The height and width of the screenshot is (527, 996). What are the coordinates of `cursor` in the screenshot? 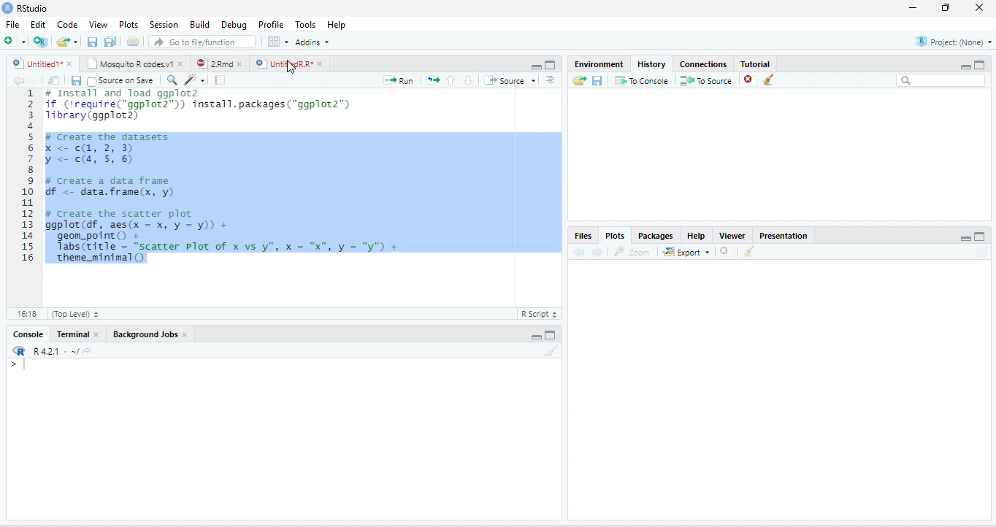 It's located at (291, 66).